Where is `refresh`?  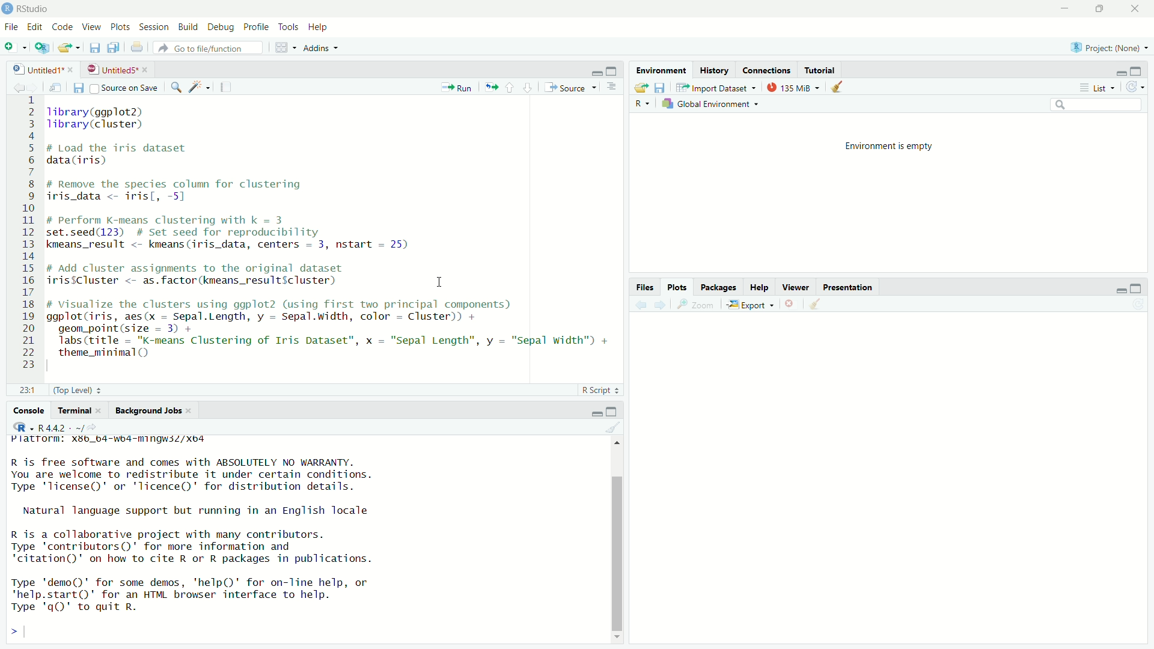 refresh is located at coordinates (1138, 87).